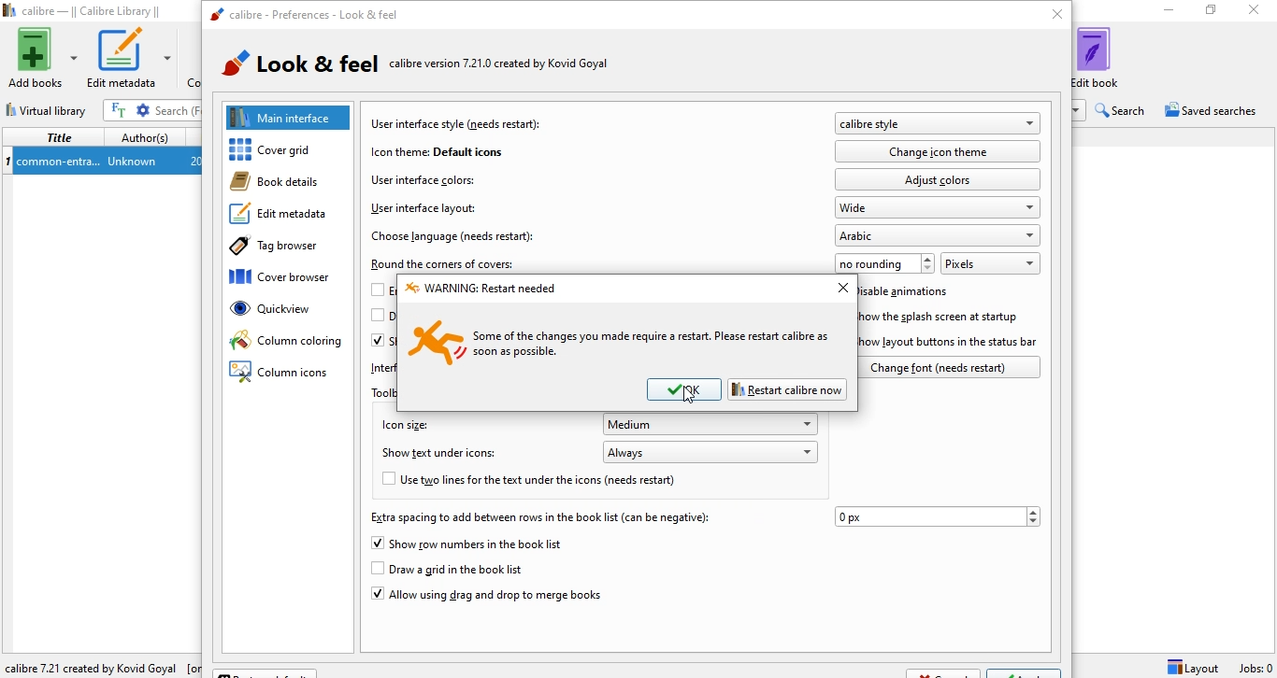  What do you see at coordinates (443, 455) in the screenshot?
I see `show text under icons` at bounding box center [443, 455].